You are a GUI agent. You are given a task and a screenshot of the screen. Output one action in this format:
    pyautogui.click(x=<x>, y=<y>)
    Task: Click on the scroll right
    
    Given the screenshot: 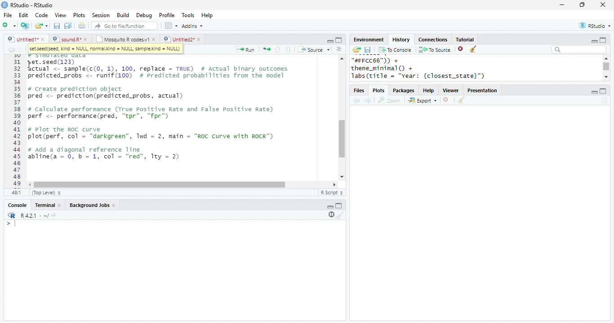 What is the action you would take?
    pyautogui.click(x=333, y=184)
    